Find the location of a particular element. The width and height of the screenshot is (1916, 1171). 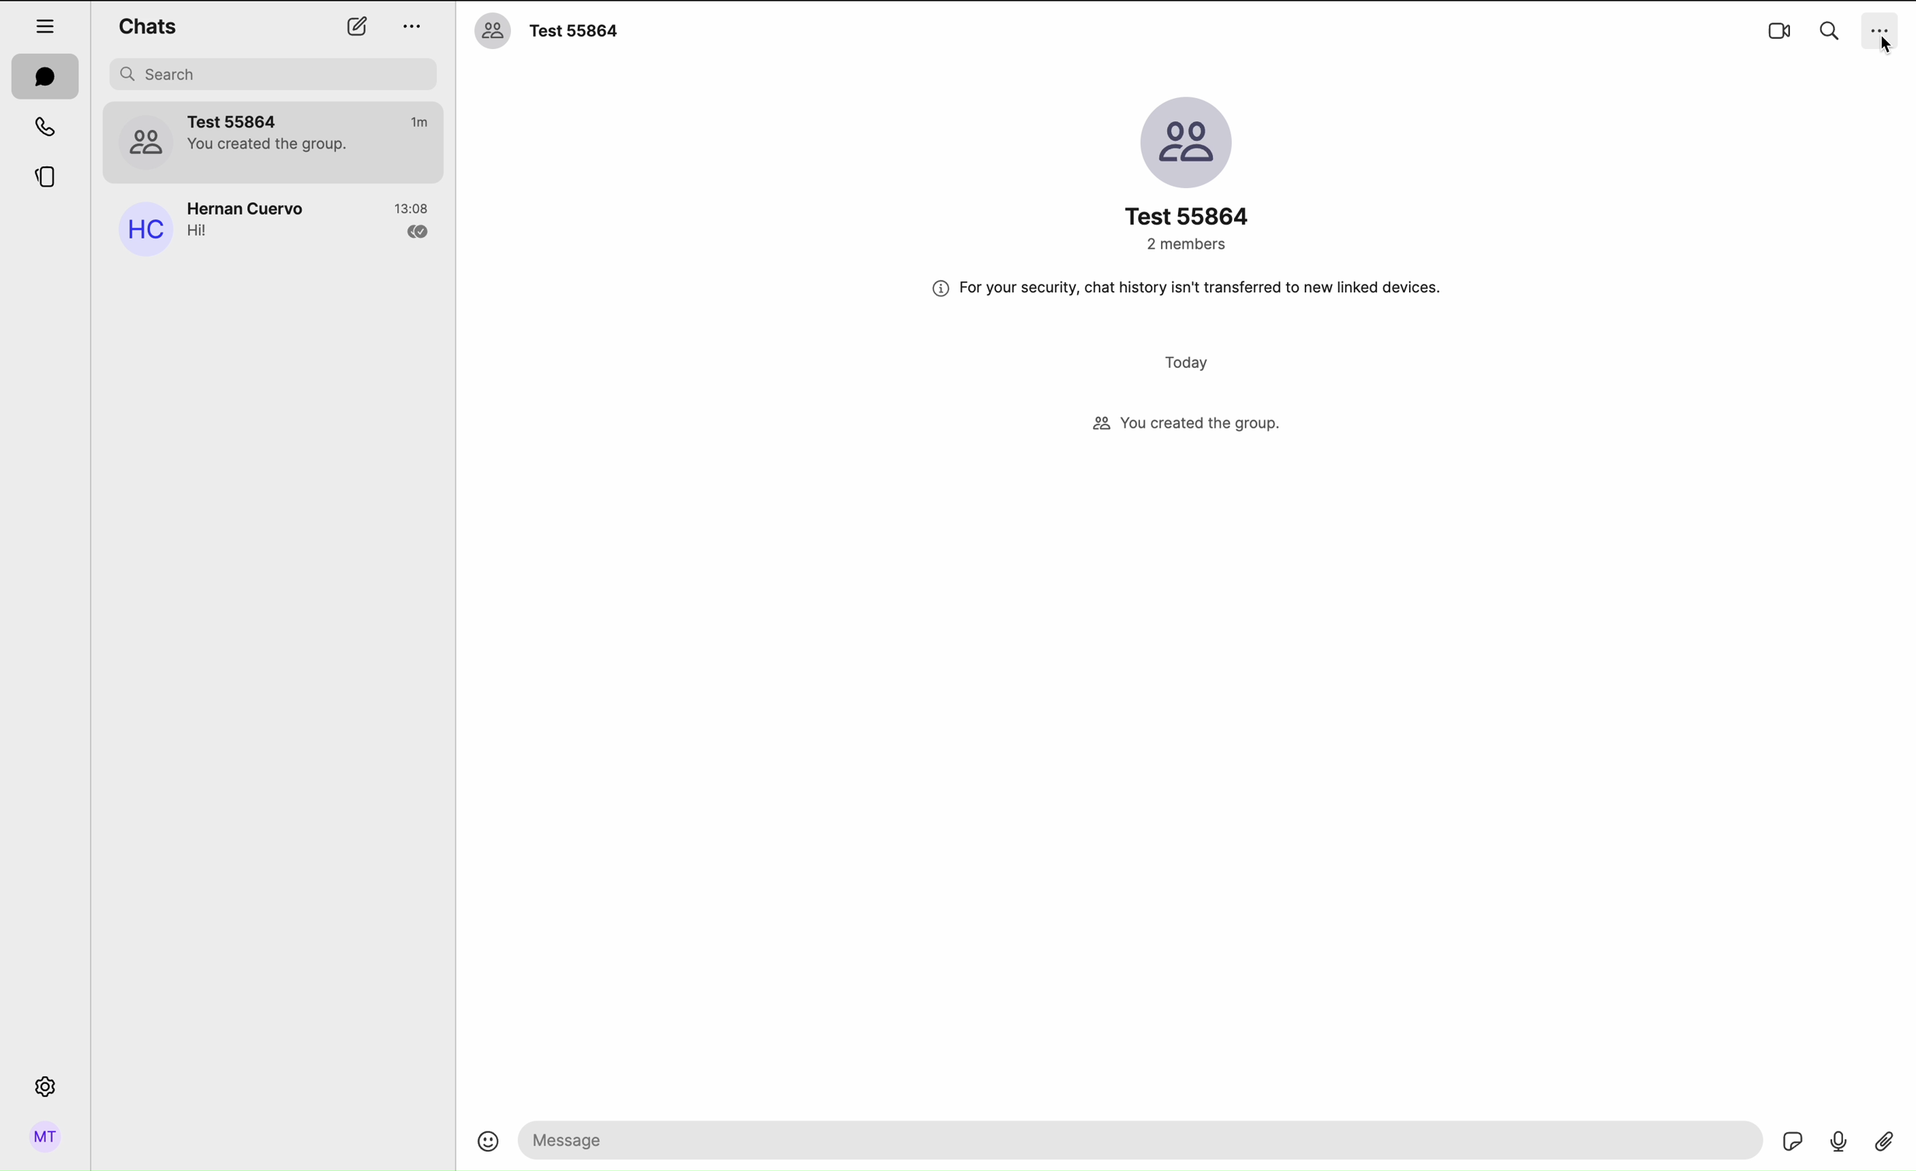

search is located at coordinates (1827, 30).